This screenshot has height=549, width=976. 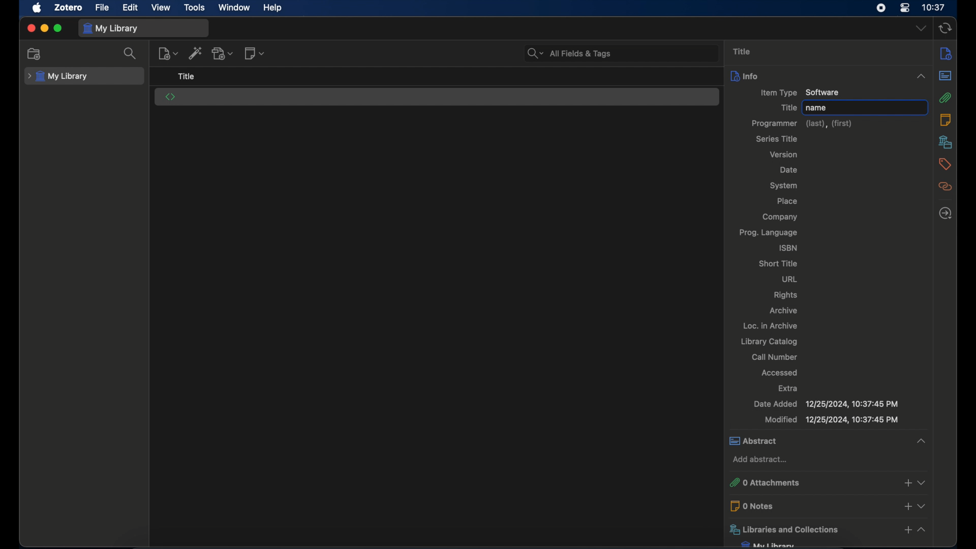 What do you see at coordinates (780, 372) in the screenshot?
I see `accessed` at bounding box center [780, 372].